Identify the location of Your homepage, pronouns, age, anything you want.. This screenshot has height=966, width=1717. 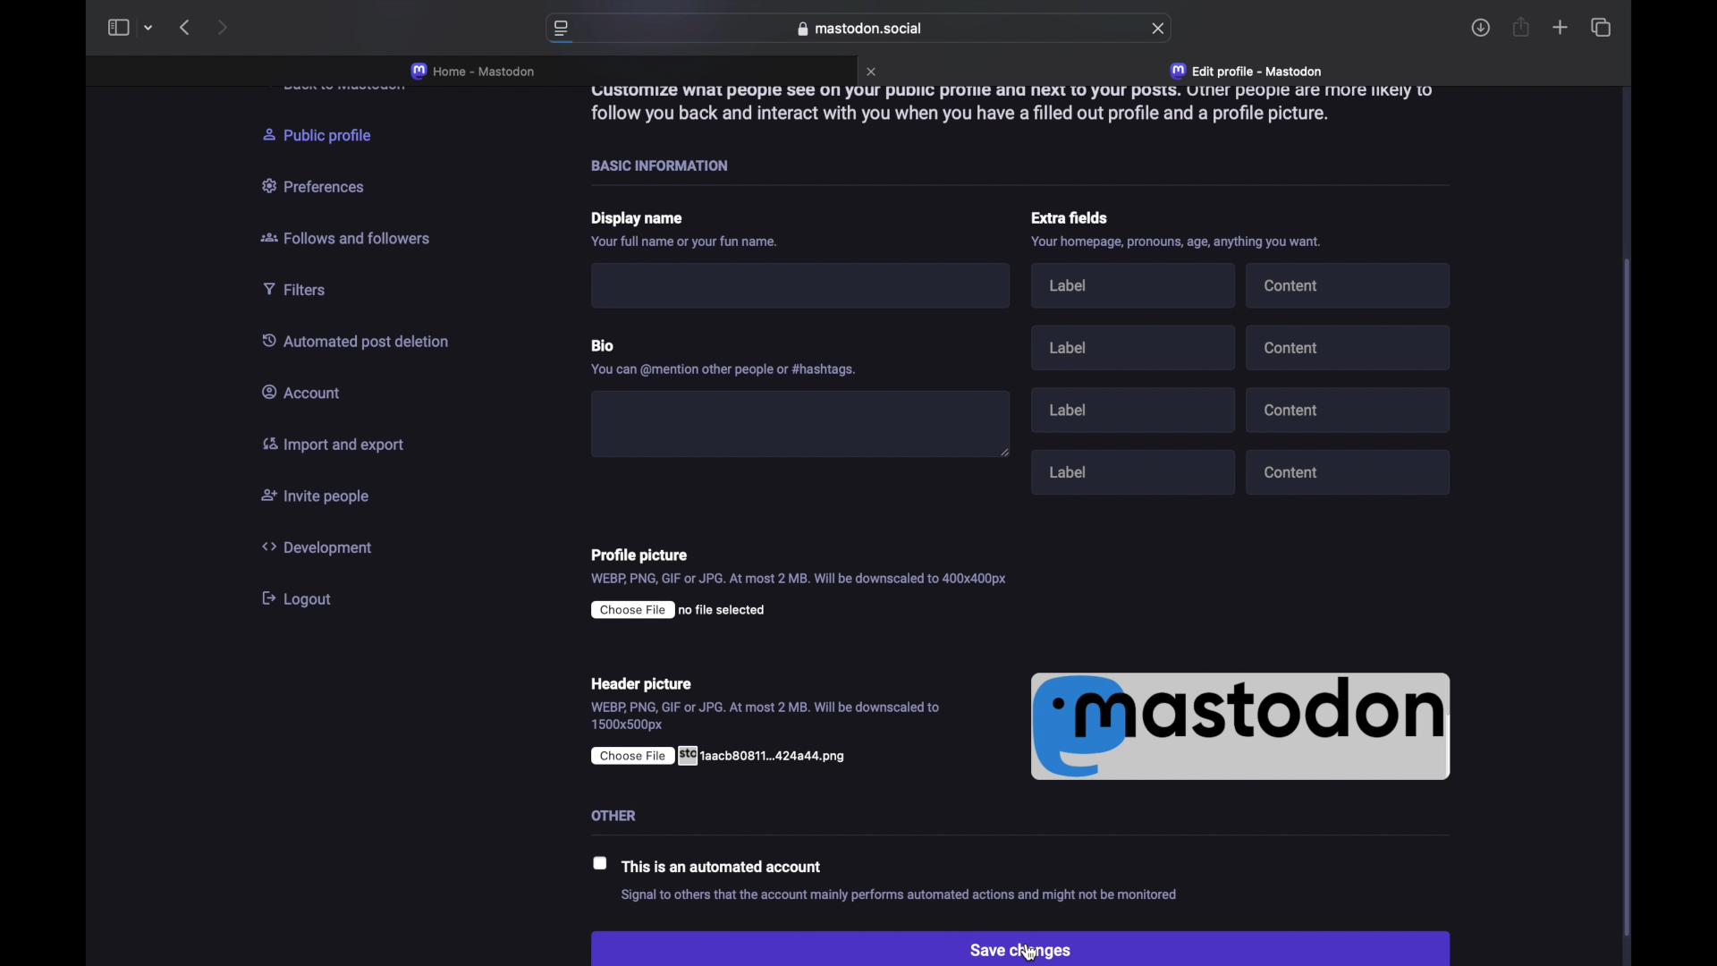
(1174, 243).